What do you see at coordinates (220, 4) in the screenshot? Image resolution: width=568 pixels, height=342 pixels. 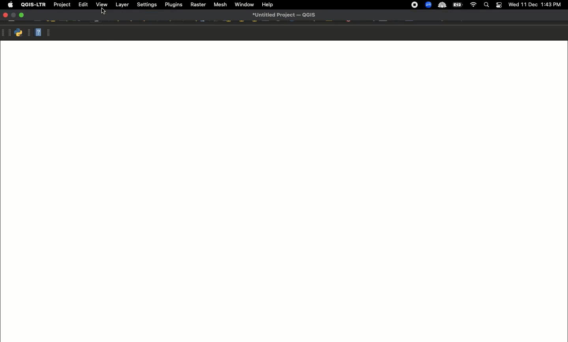 I see `Mesh` at bounding box center [220, 4].